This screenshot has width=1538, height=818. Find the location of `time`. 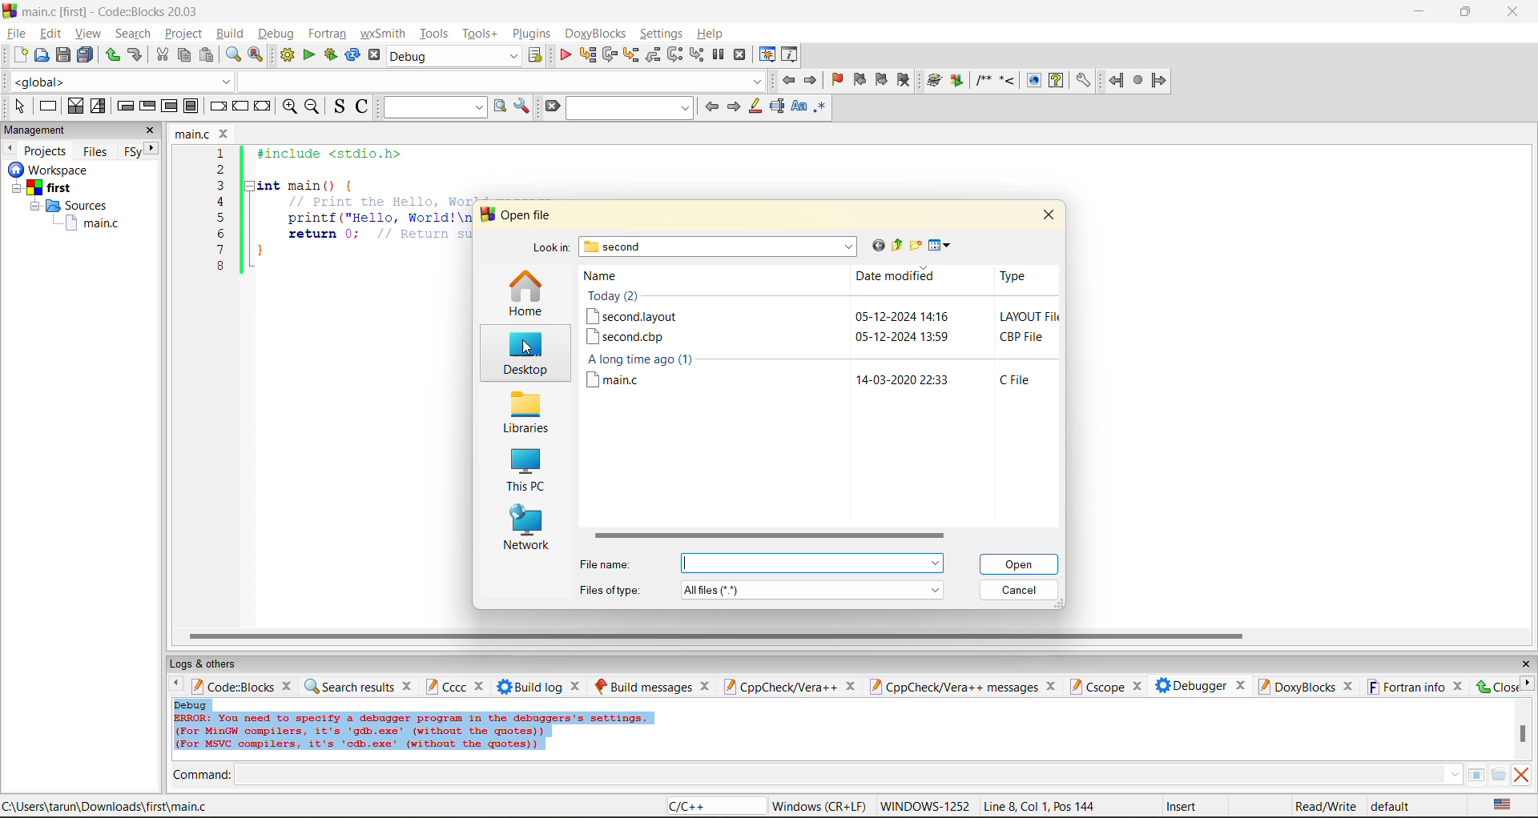

time is located at coordinates (936, 317).